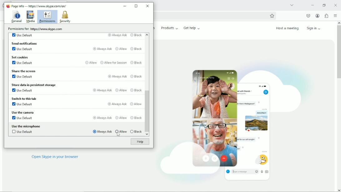 The height and width of the screenshot is (192, 341). I want to click on scroll down, so click(147, 134).